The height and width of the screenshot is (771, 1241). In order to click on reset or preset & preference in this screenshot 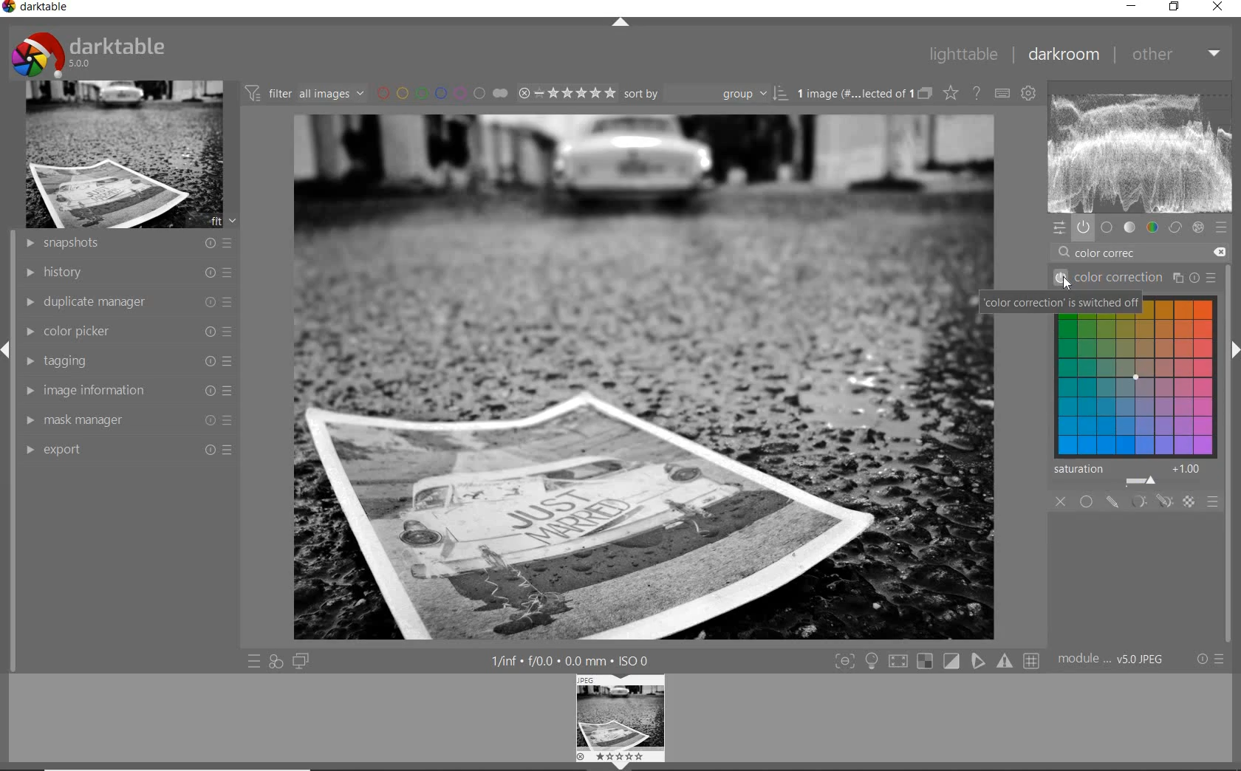, I will do `click(1206, 661)`.